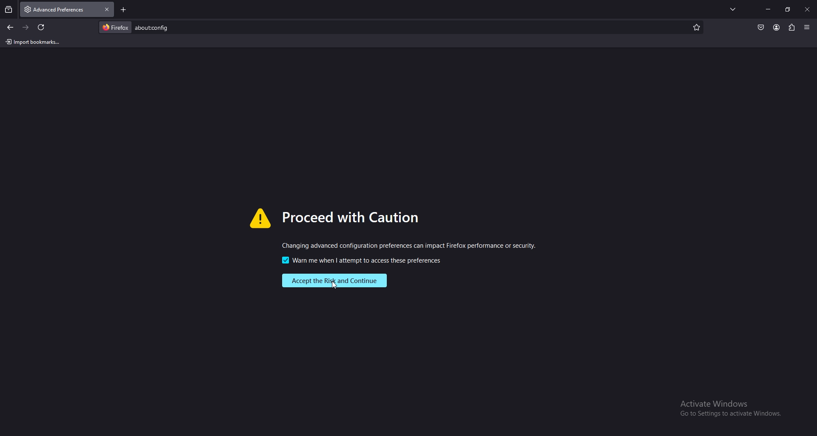  I want to click on new tab, so click(125, 10).